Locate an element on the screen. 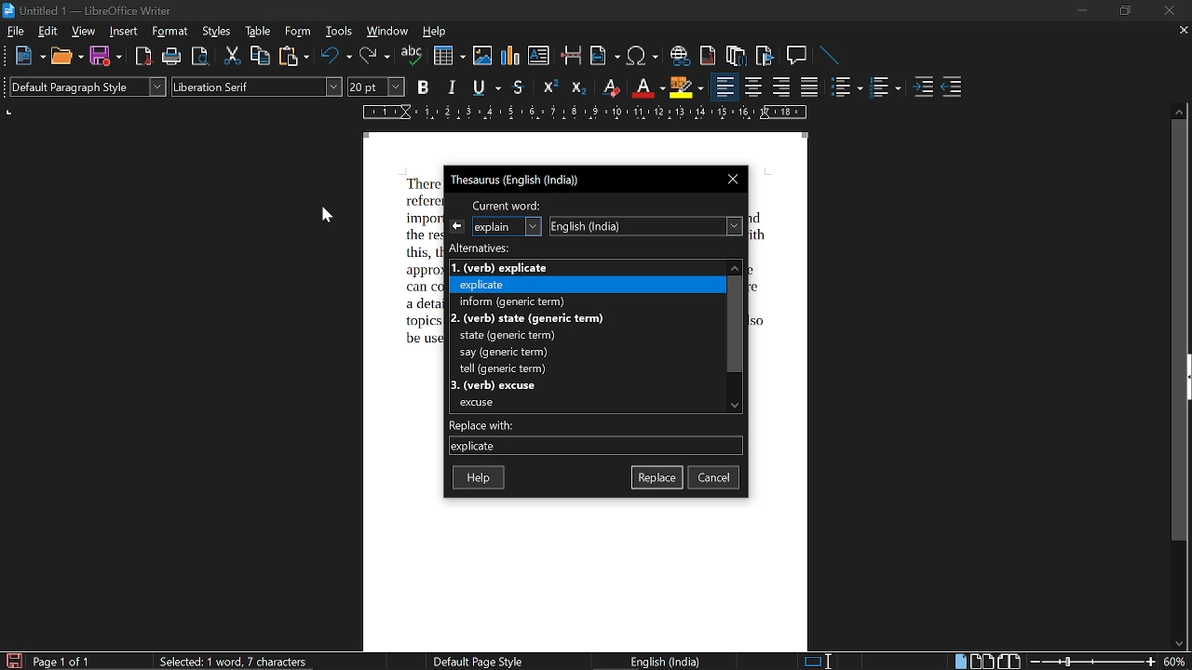 The width and height of the screenshot is (1192, 670). insert hyperlink is located at coordinates (680, 55).